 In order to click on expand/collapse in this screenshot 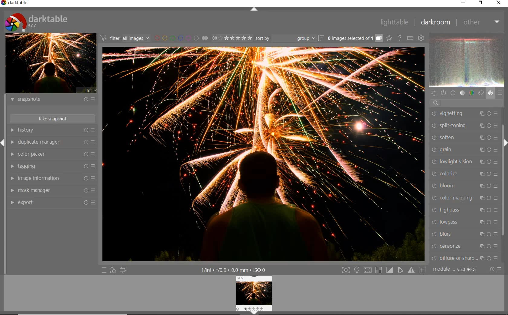, I will do `click(255, 9)`.